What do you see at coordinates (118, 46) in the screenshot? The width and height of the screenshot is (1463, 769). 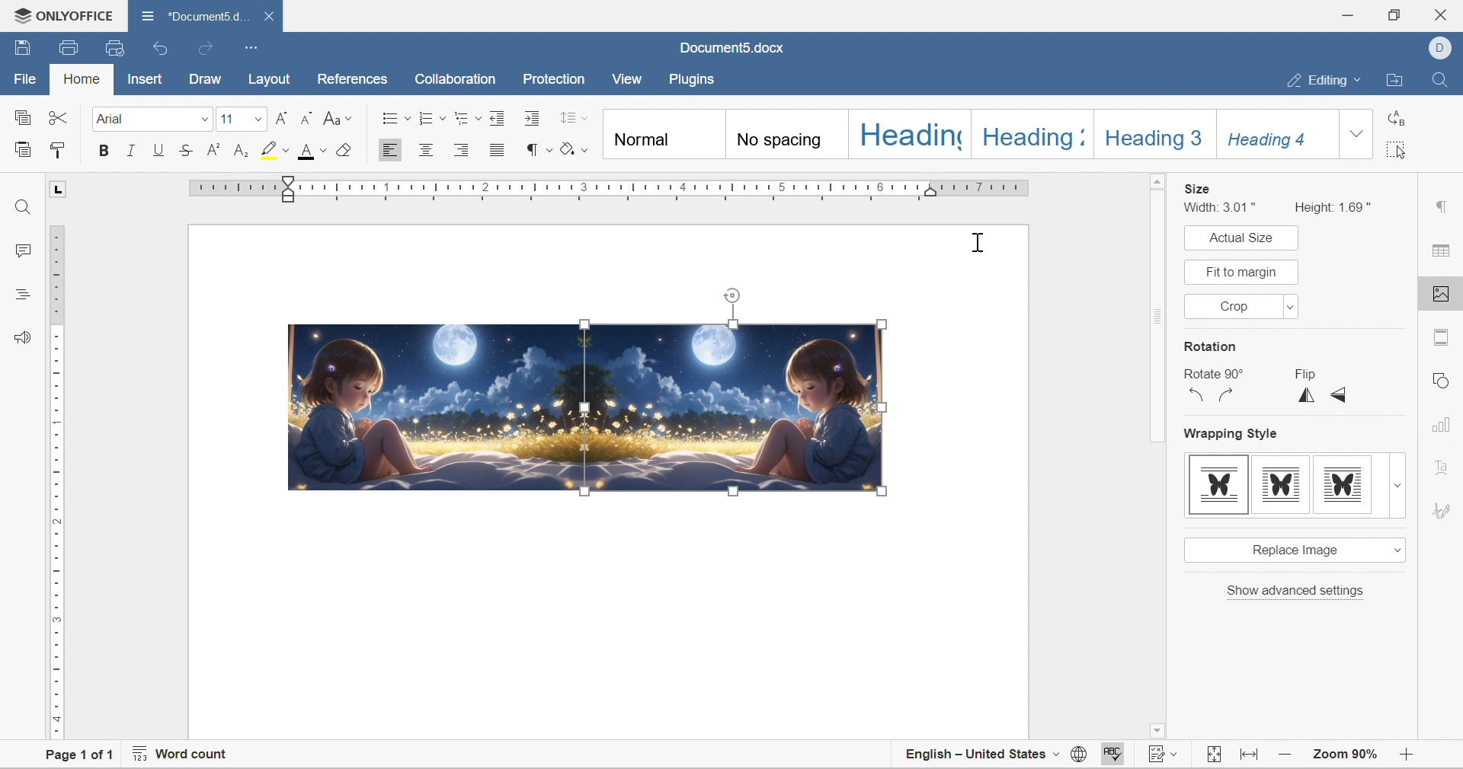 I see `quick print` at bounding box center [118, 46].